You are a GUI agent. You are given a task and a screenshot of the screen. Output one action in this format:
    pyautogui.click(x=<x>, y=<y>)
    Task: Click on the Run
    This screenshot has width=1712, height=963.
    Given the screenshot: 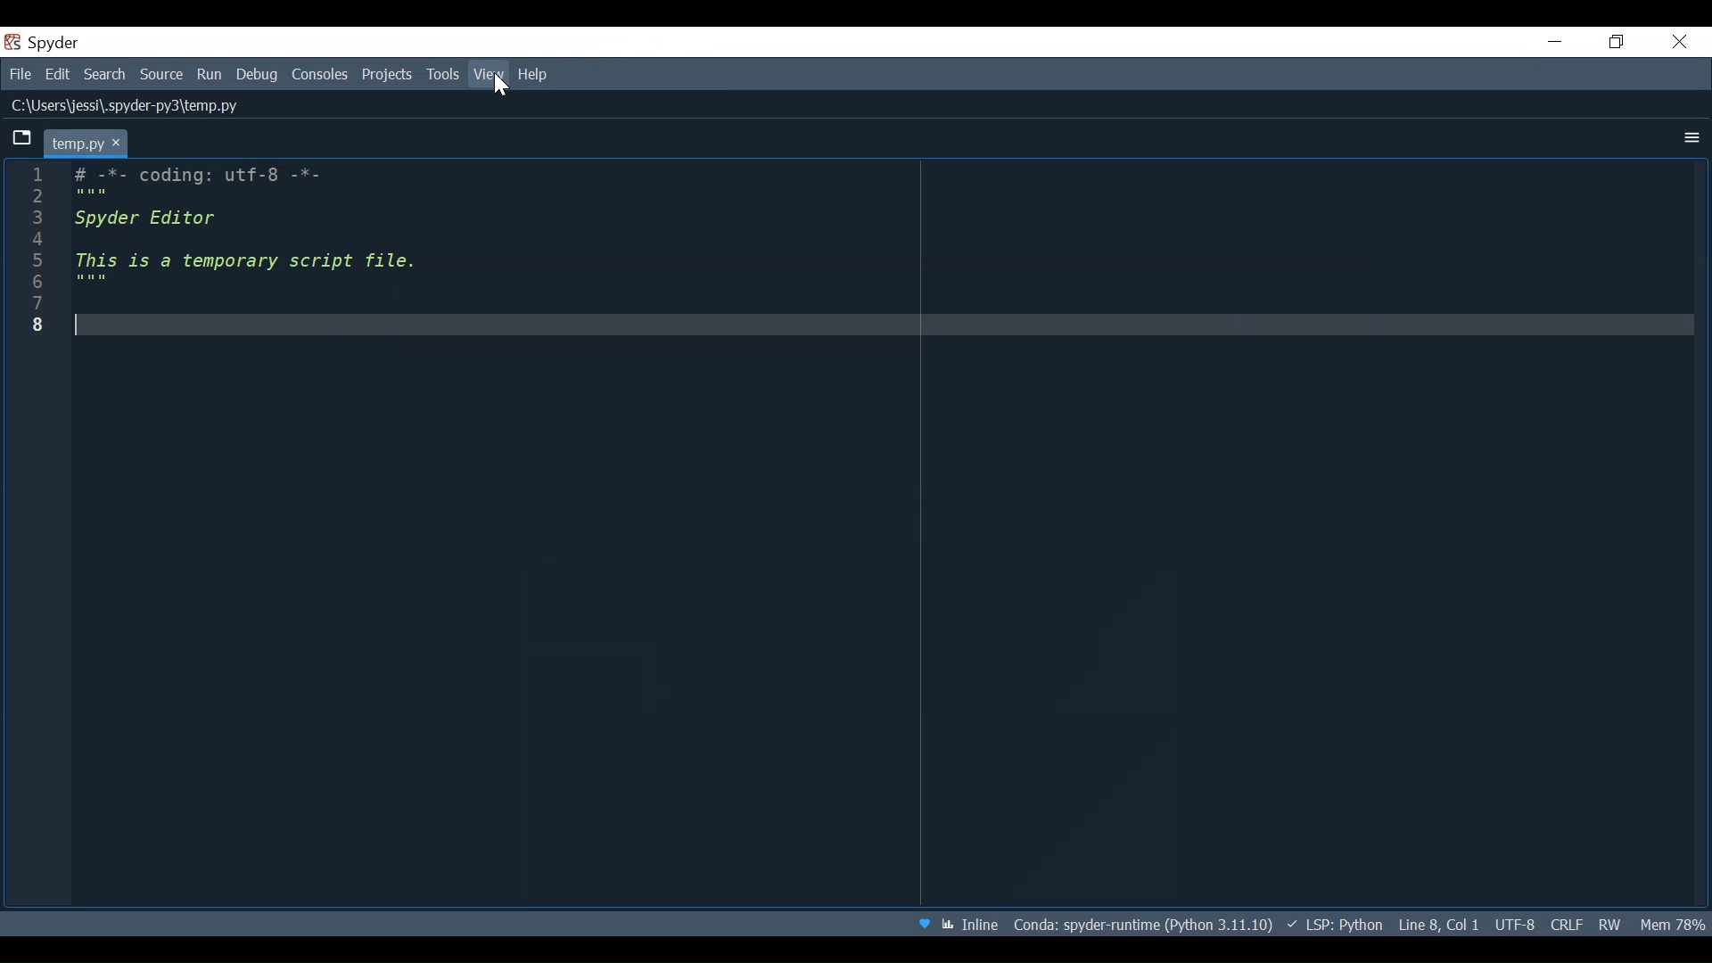 What is the action you would take?
    pyautogui.click(x=210, y=74)
    